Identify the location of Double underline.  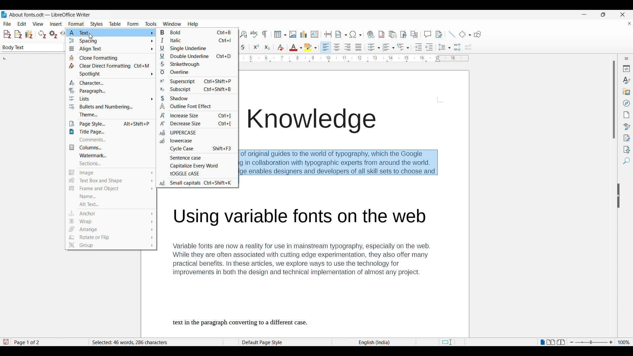
(196, 56).